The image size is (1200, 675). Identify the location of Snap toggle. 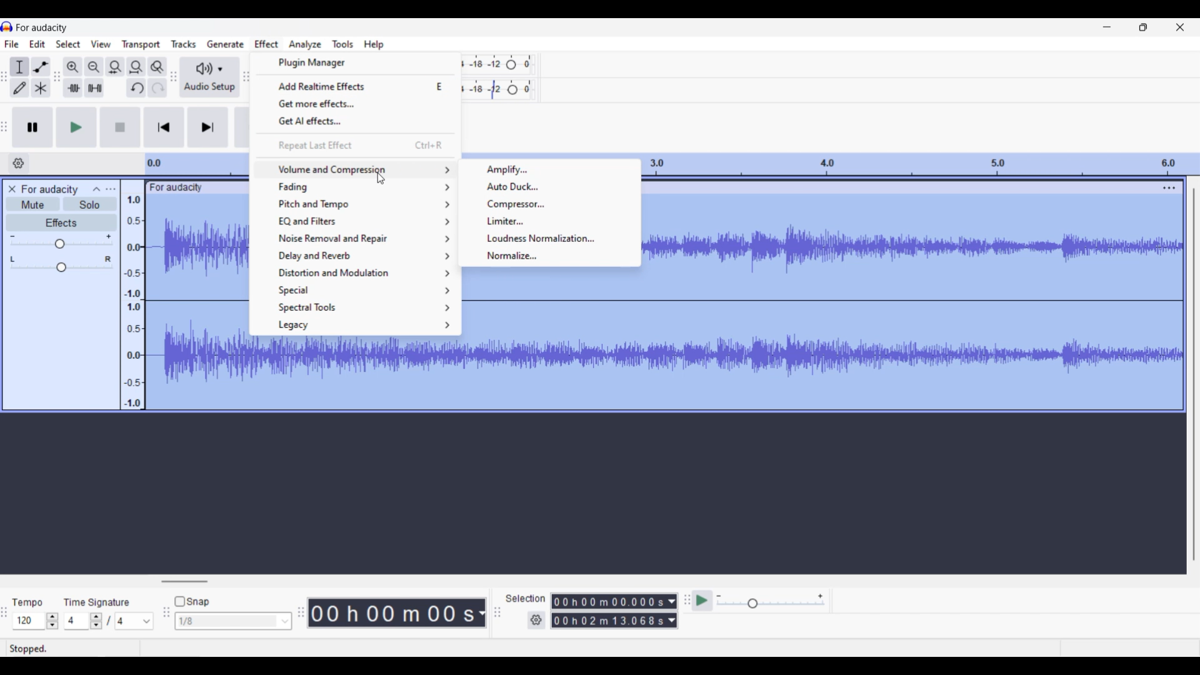
(192, 601).